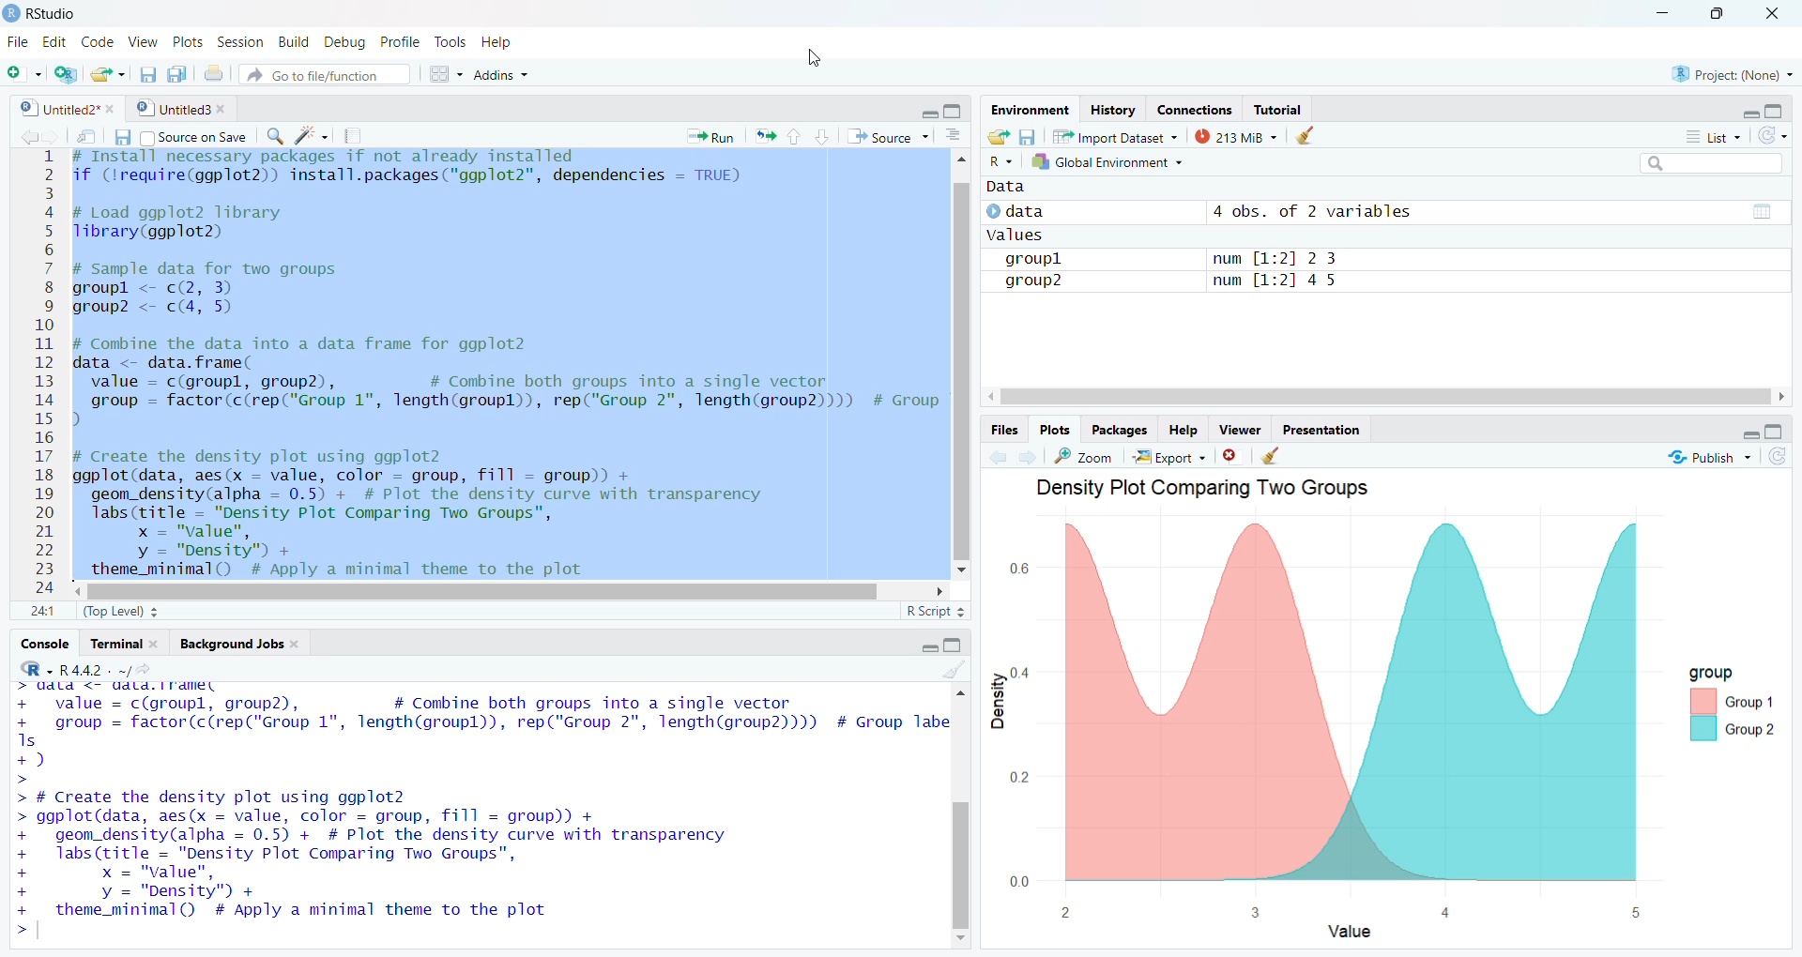 The image size is (1802, 957). I want to click on zoom, so click(1084, 455).